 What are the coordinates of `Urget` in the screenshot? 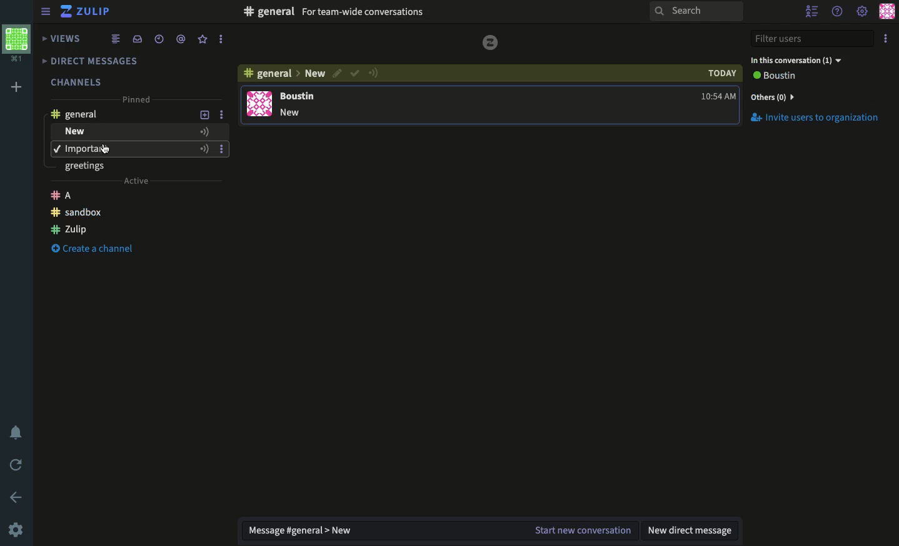 It's located at (374, 74).